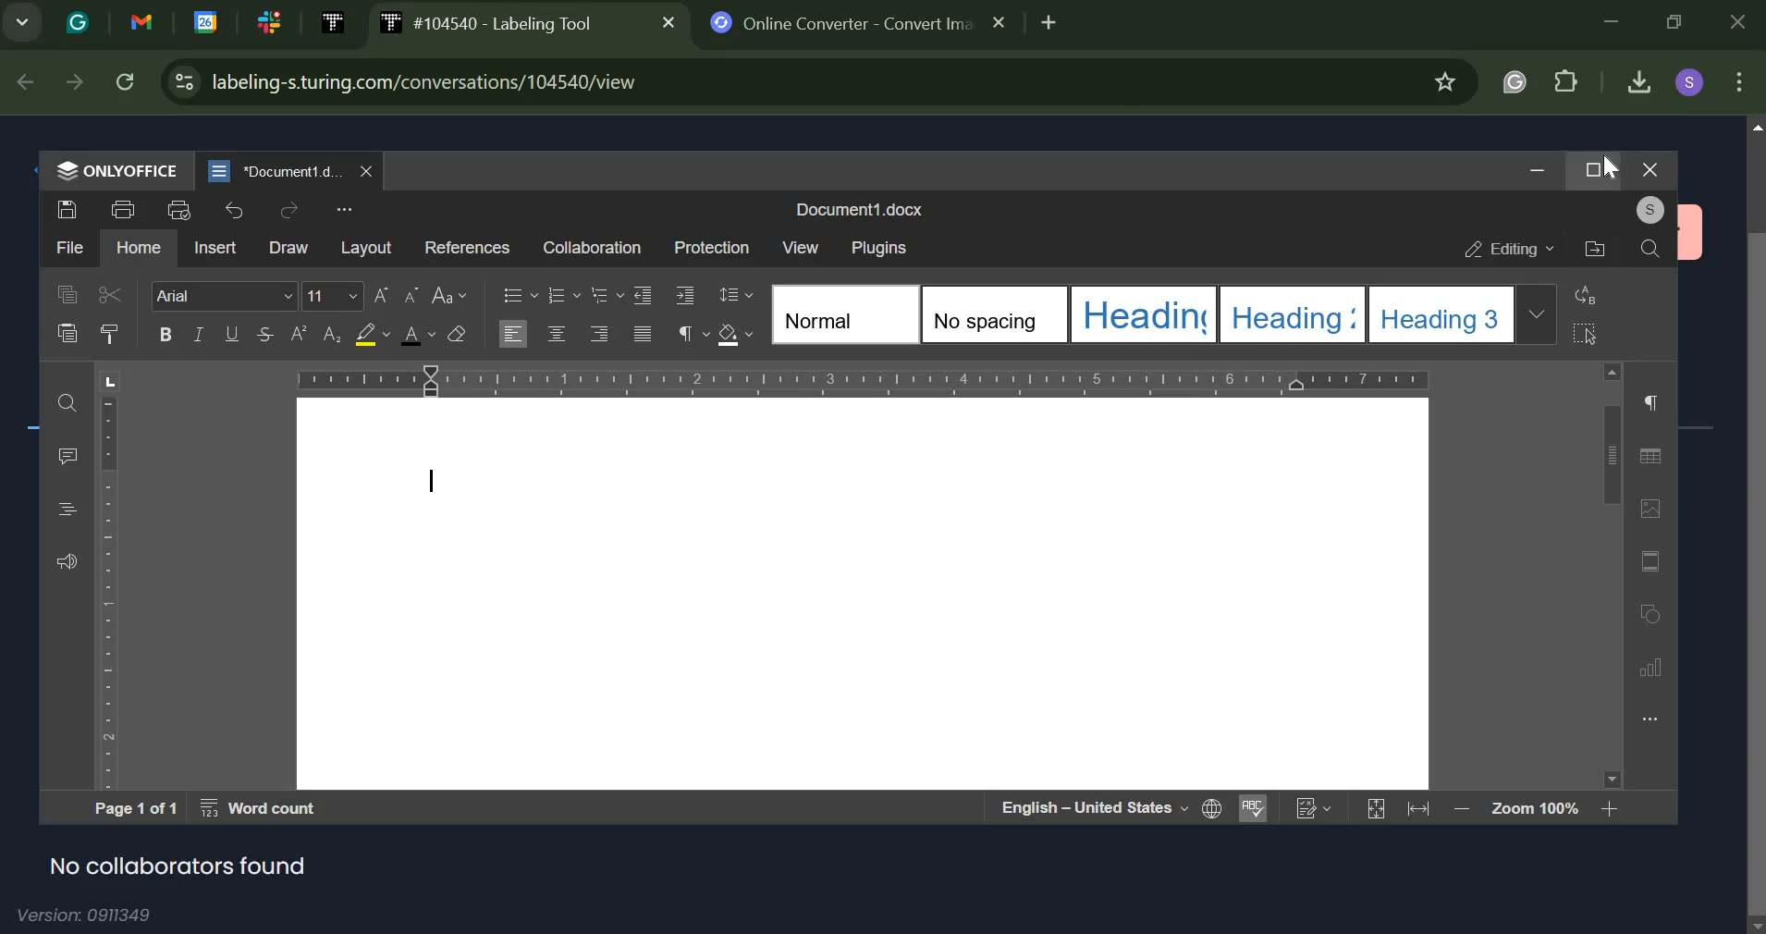  I want to click on subscript, so click(300, 335).